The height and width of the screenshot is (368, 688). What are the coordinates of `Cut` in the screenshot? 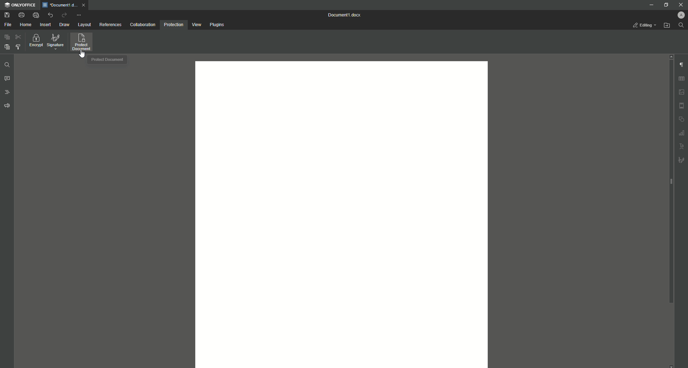 It's located at (19, 38).